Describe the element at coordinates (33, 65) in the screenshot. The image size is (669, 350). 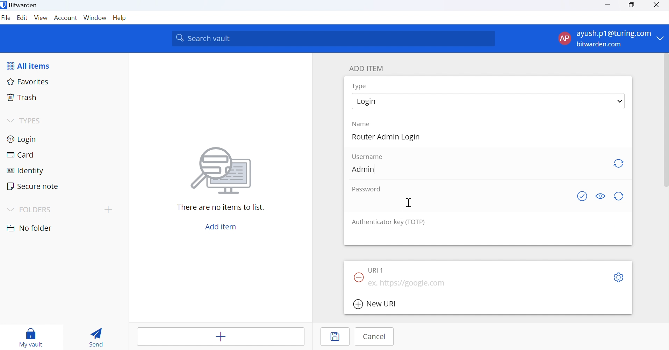
I see `All items` at that location.